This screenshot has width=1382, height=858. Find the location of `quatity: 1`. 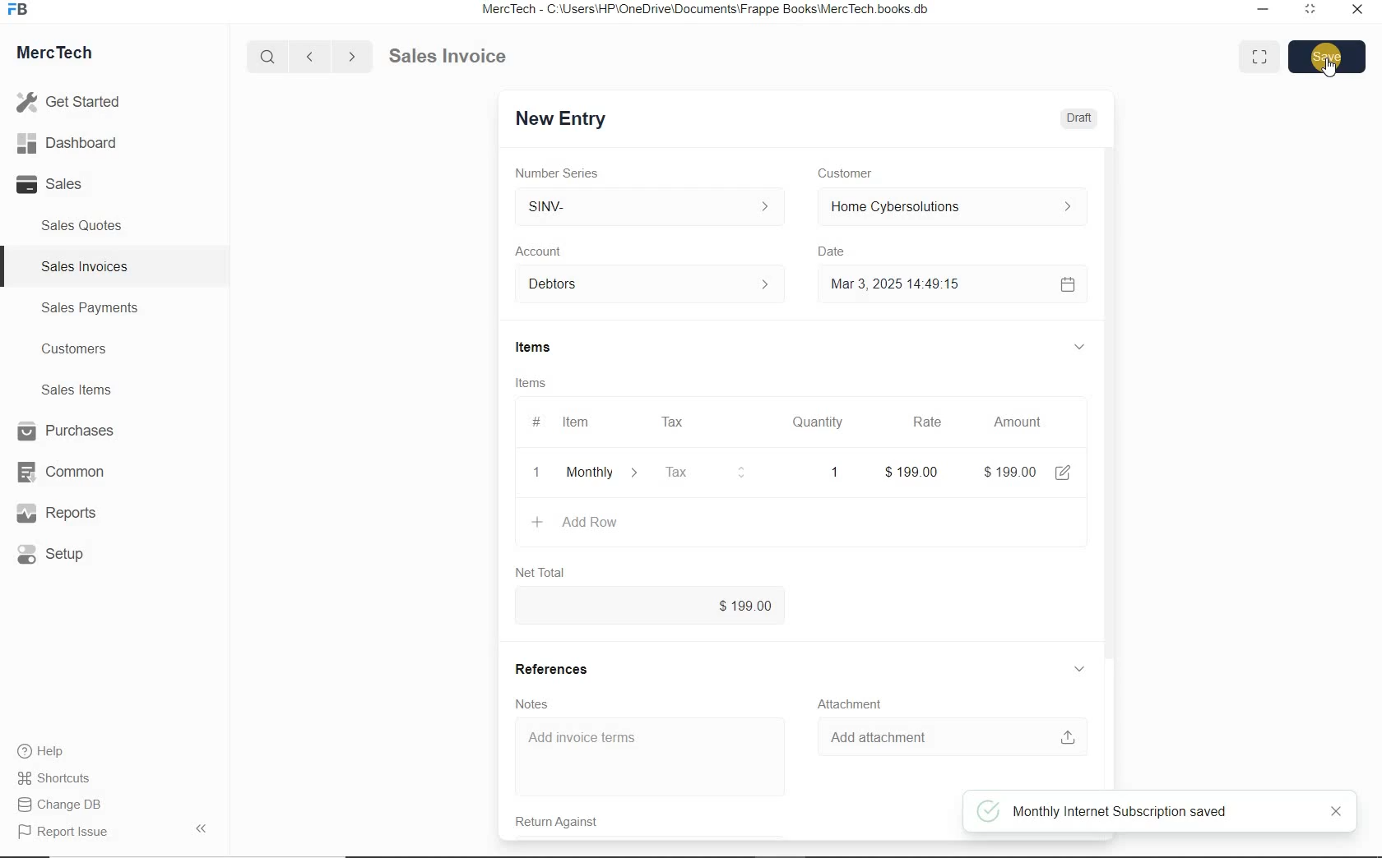

quatity: 1 is located at coordinates (831, 471).